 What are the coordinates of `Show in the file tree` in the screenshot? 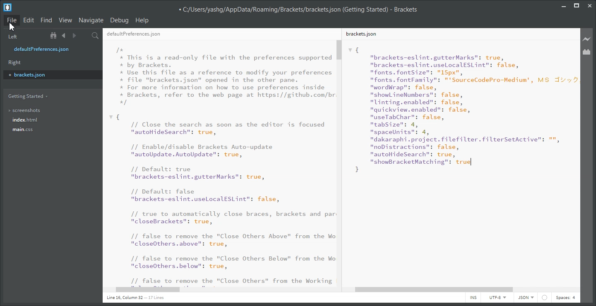 It's located at (54, 36).